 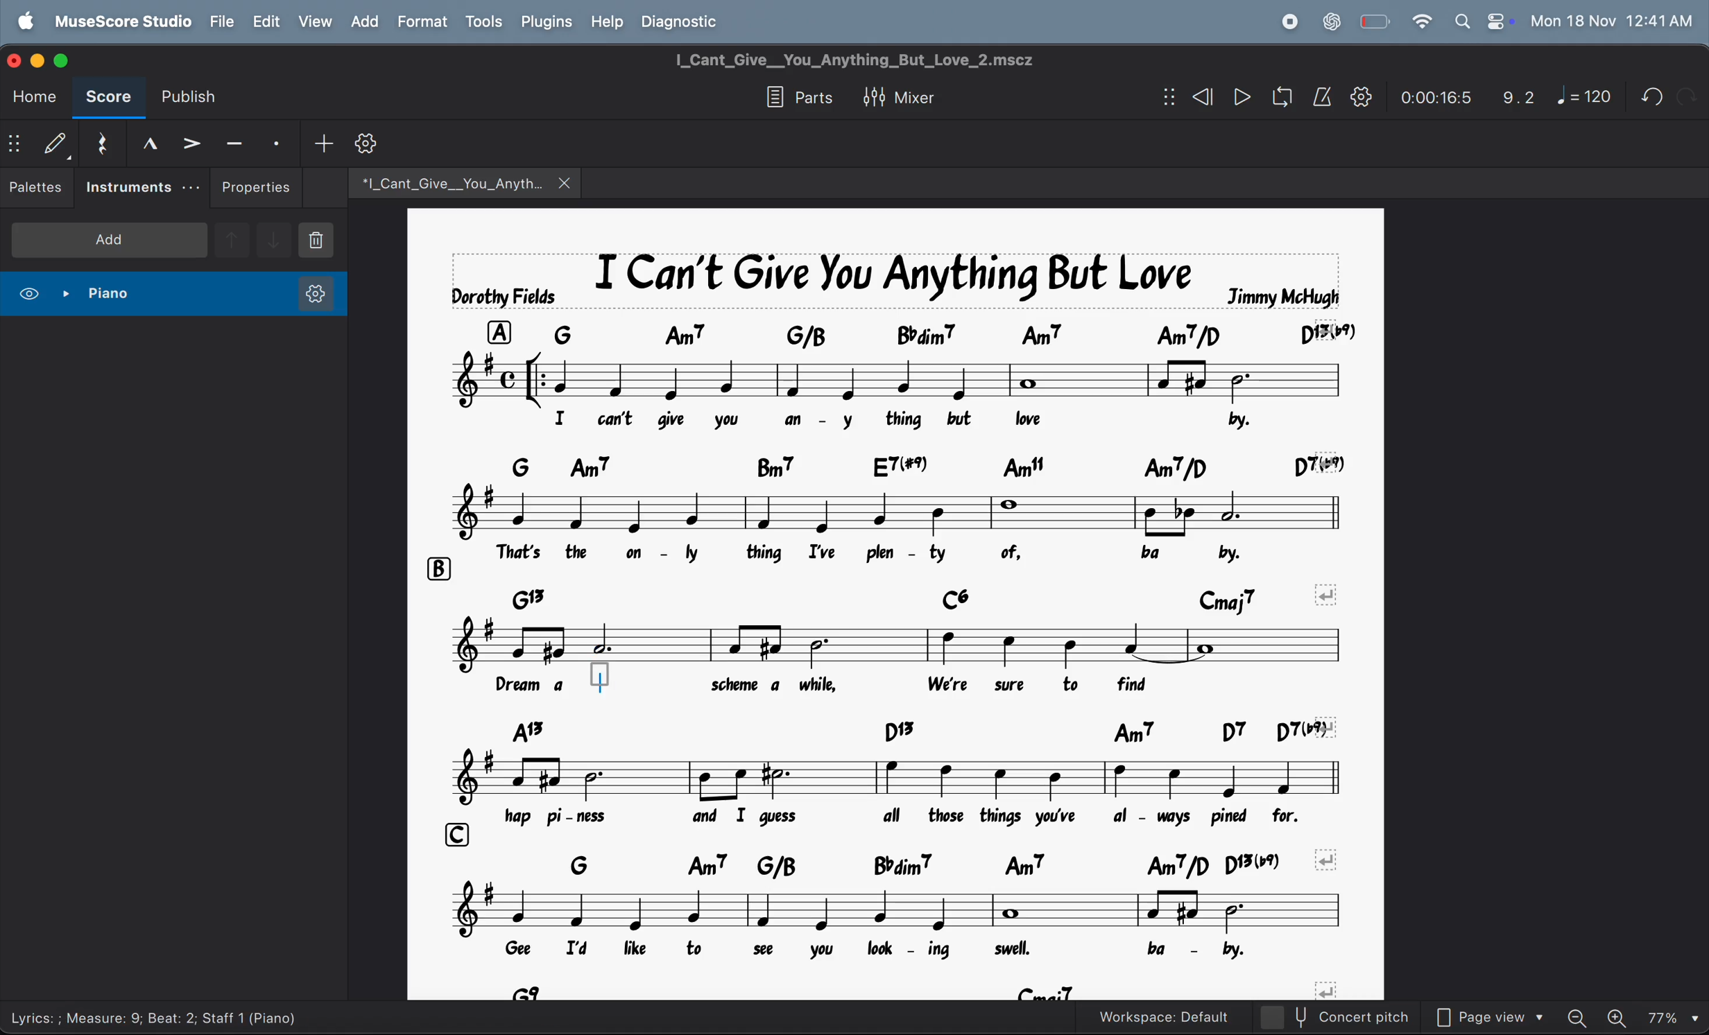 I want to click on go downward, so click(x=276, y=238).